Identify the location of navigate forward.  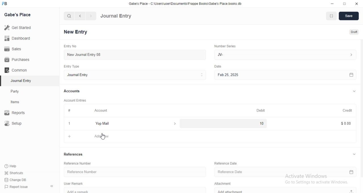
(91, 16).